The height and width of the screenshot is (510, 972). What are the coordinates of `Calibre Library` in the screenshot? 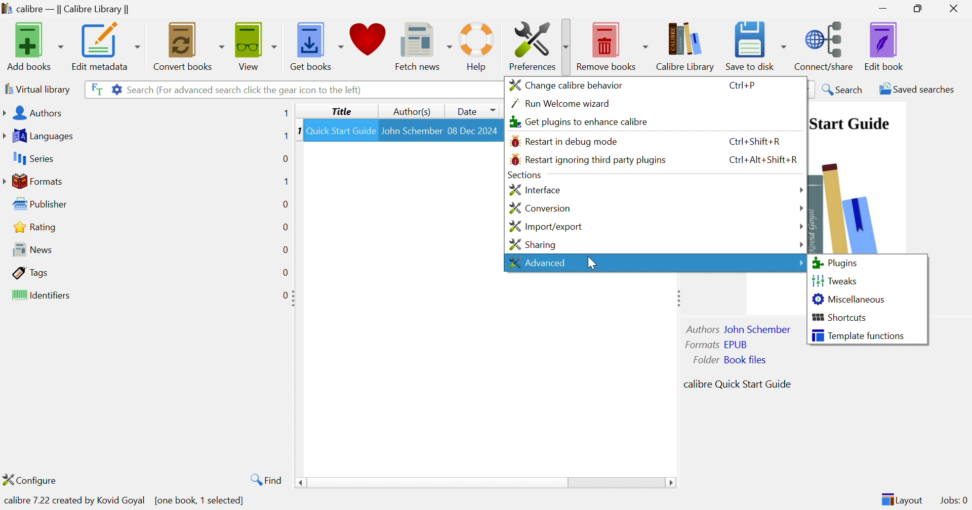 It's located at (688, 46).